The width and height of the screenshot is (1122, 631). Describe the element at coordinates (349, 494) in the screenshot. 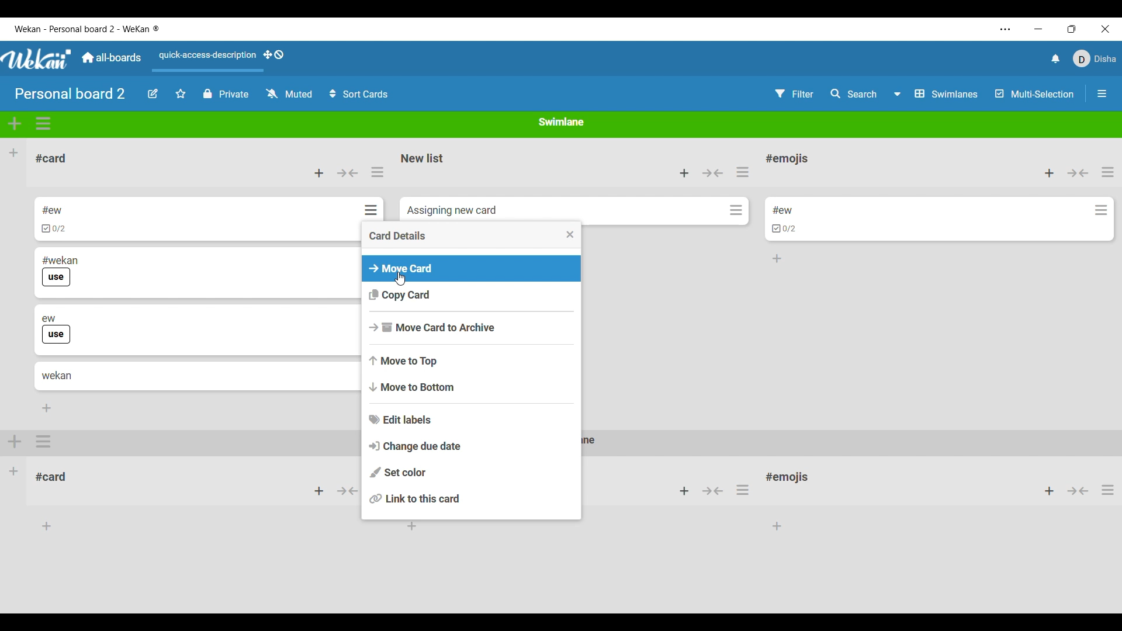

I see `button` at that location.